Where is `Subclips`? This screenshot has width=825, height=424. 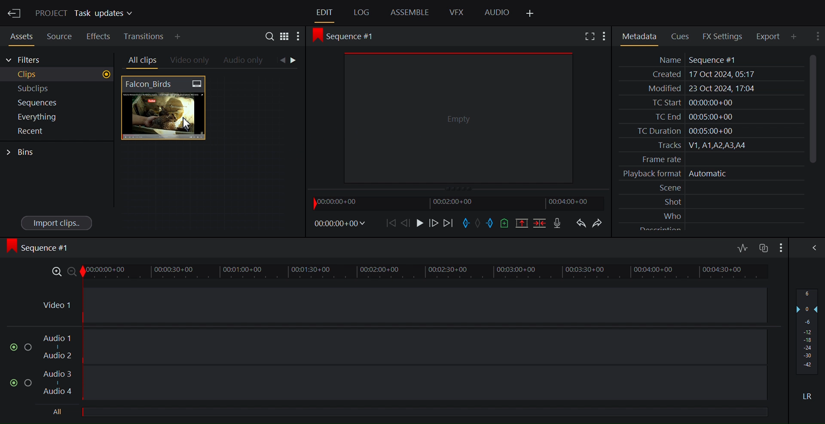 Subclips is located at coordinates (58, 89).